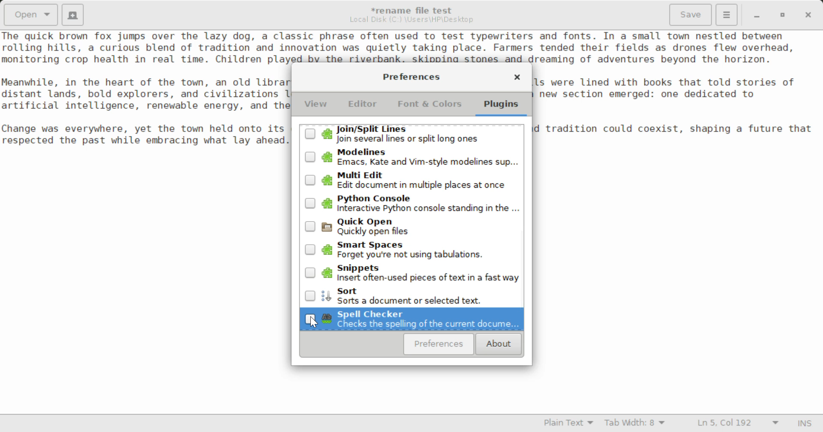 The image size is (823, 432). I want to click on Preferences Setting Window Heading, so click(411, 77).